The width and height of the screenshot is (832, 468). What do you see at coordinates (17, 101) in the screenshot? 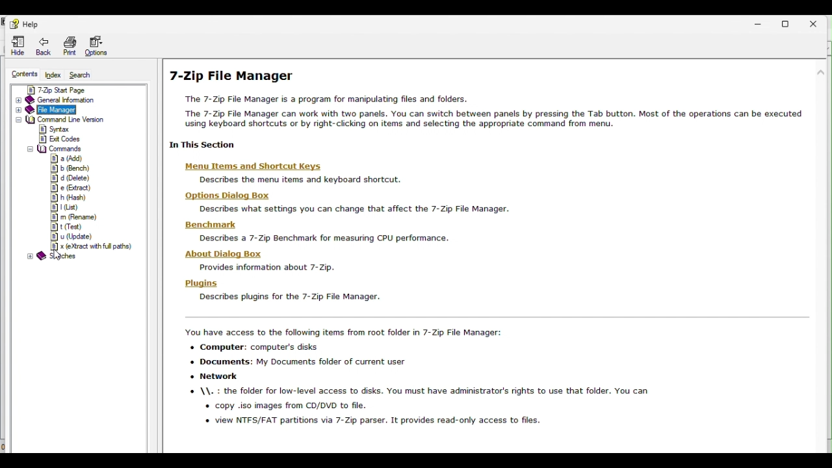
I see `expand` at bounding box center [17, 101].